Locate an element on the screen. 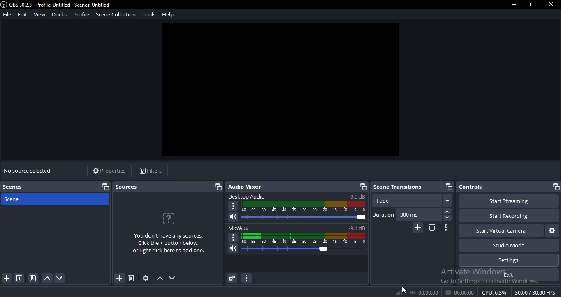 Image resolution: width=561 pixels, height=297 pixels. exit is located at coordinates (511, 275).